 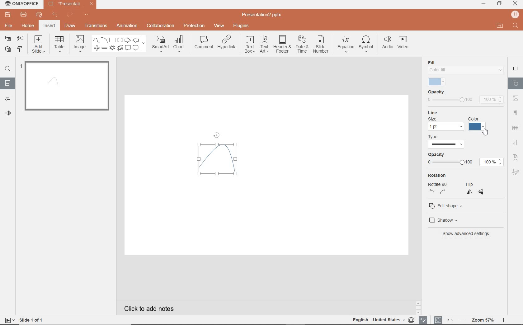 What do you see at coordinates (468, 189) in the screenshot?
I see `flip vertical` at bounding box center [468, 189].